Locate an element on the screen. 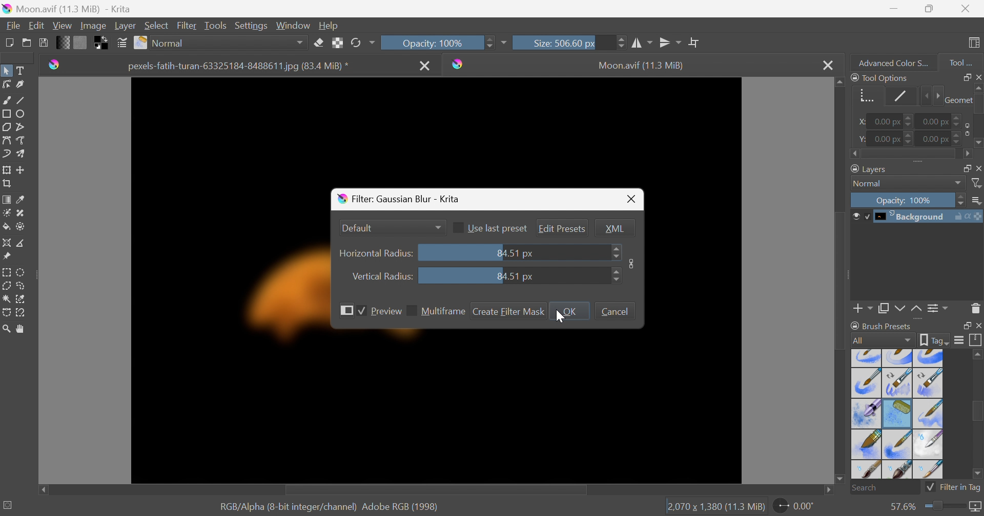 The height and width of the screenshot is (516, 984). Scroll bar is located at coordinates (978, 411).